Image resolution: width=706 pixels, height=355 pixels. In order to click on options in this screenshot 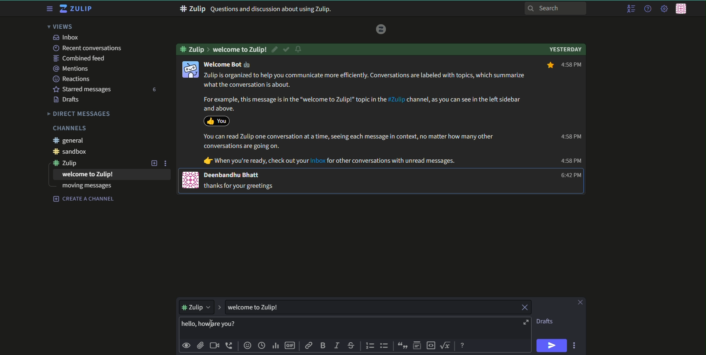, I will do `click(576, 345)`.